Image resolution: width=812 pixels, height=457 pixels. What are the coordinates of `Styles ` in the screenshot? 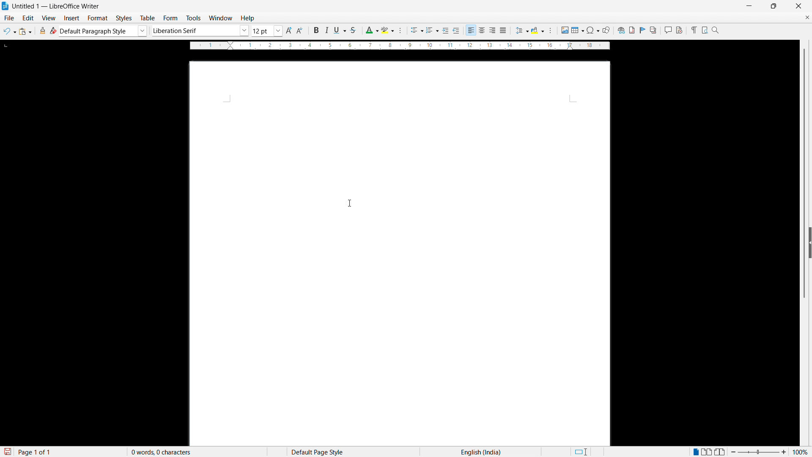 It's located at (125, 18).